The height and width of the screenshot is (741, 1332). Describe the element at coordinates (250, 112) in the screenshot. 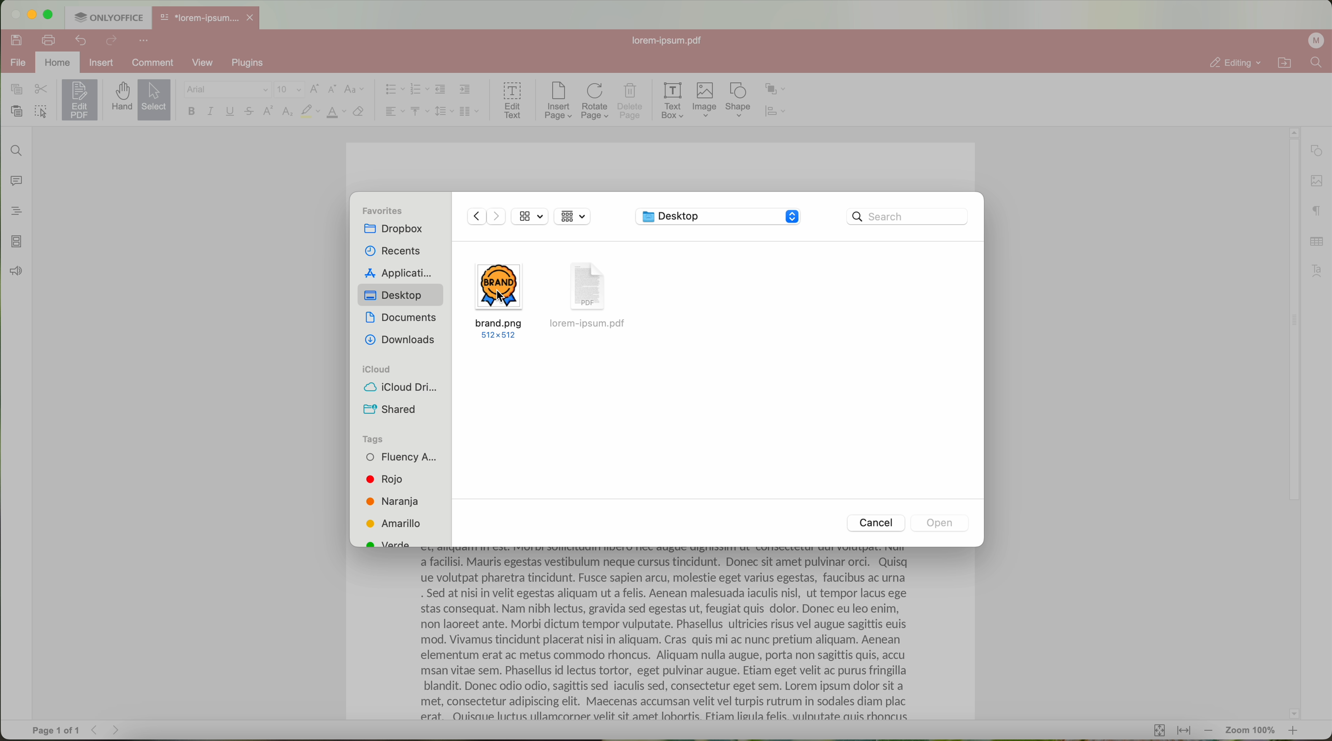

I see `strikeout` at that location.